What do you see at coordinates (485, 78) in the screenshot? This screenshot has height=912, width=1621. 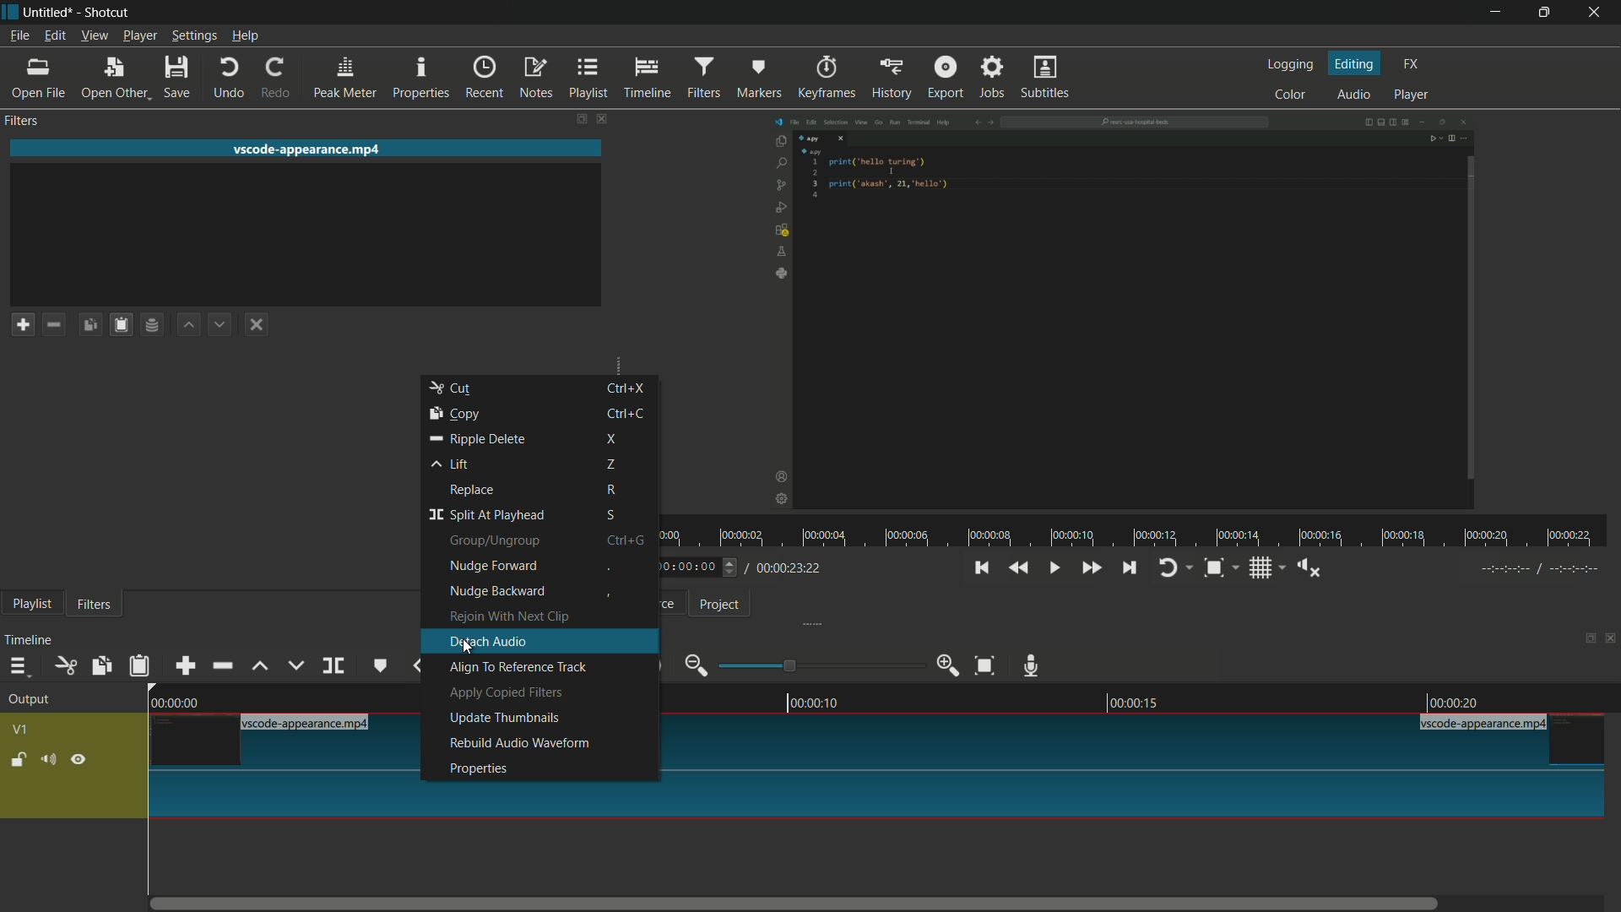 I see `recent` at bounding box center [485, 78].